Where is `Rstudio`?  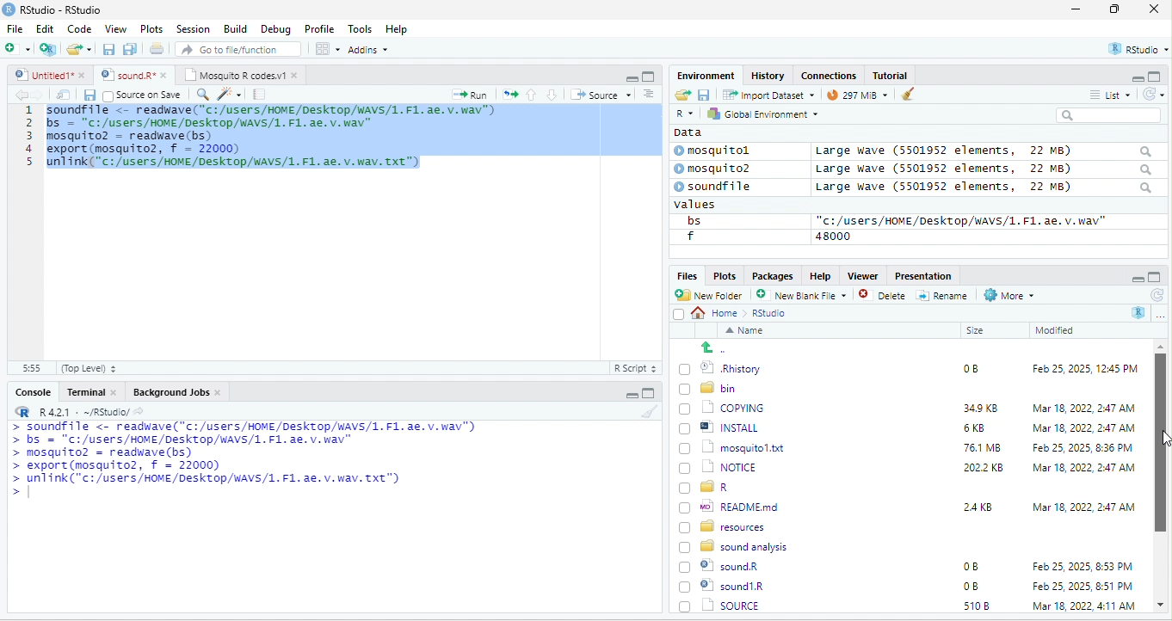
Rstudio is located at coordinates (770, 313).